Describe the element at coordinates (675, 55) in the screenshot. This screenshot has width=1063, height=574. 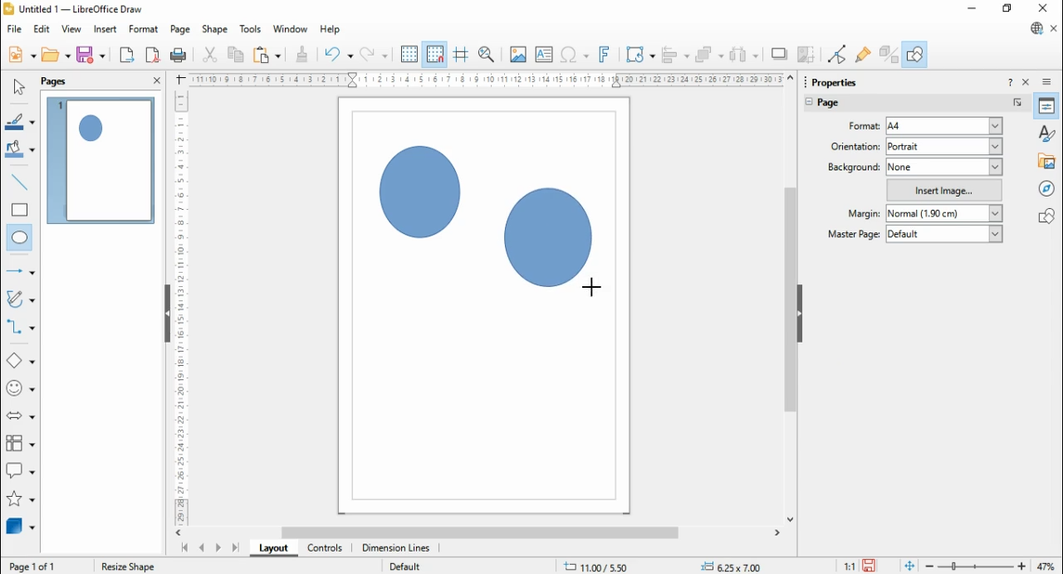
I see `align  objects` at that location.